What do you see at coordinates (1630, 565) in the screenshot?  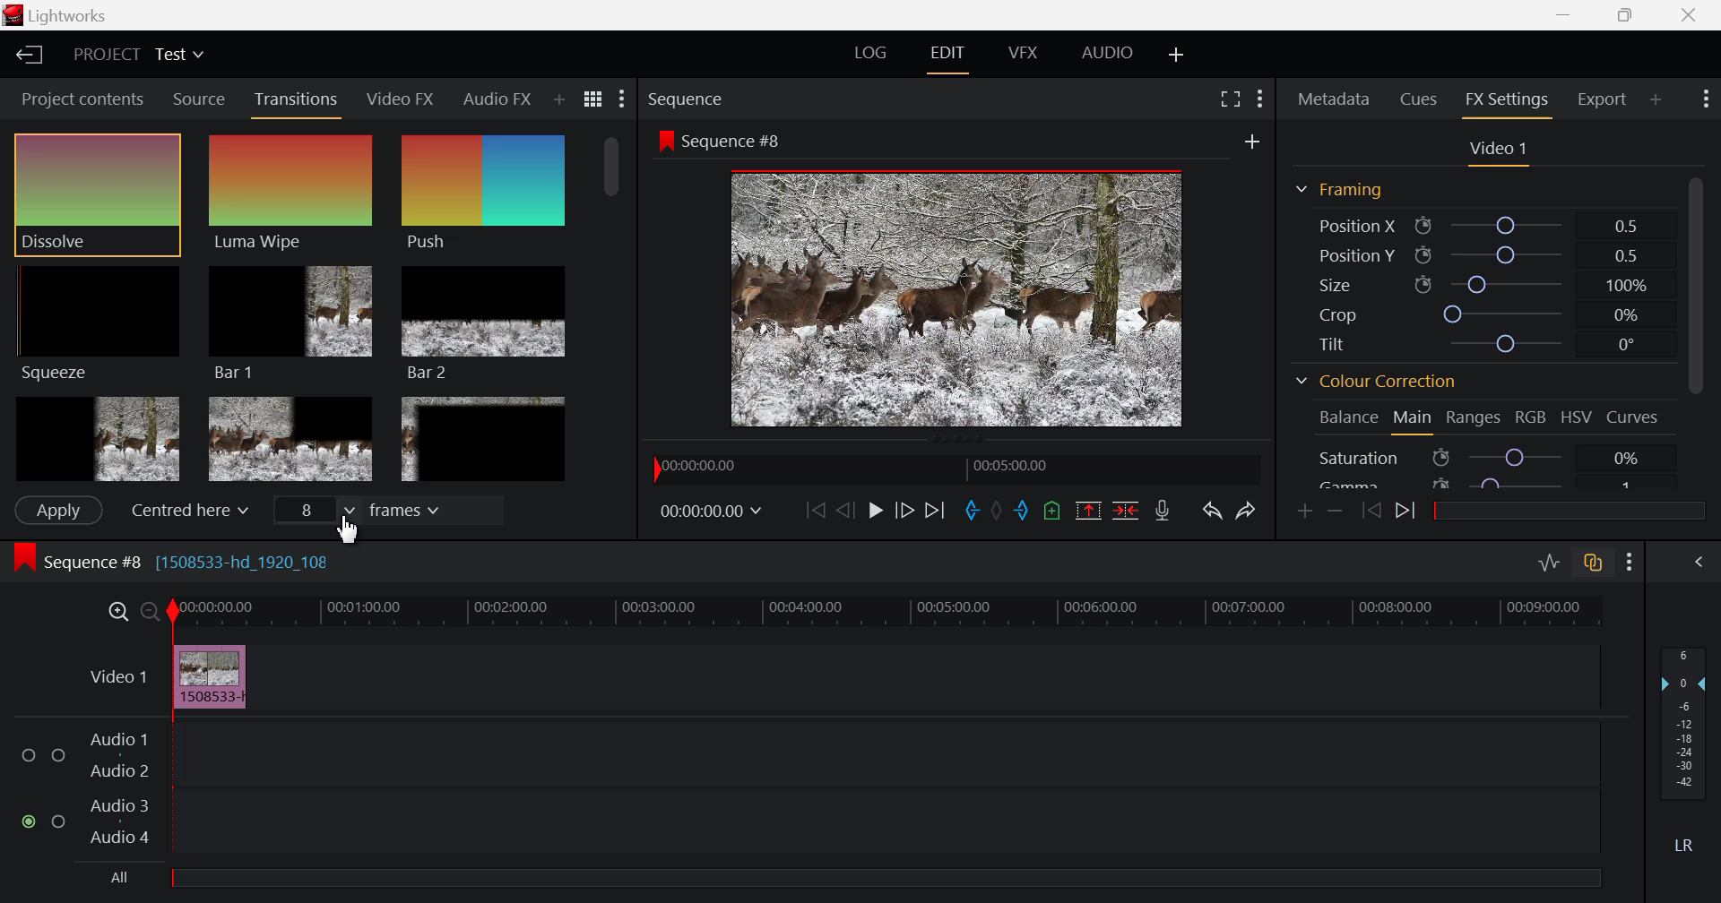 I see `Show Settings` at bounding box center [1630, 565].